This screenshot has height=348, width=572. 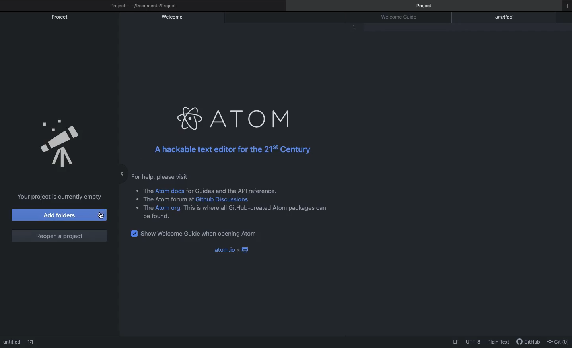 I want to click on Git, so click(x=559, y=341).